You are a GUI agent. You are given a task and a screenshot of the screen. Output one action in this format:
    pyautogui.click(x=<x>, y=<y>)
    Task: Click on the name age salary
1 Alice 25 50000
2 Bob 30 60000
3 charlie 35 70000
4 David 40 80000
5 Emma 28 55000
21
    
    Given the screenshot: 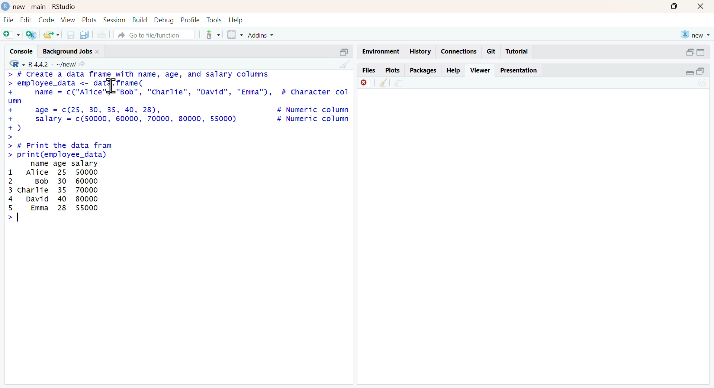 What is the action you would take?
    pyautogui.click(x=54, y=191)
    